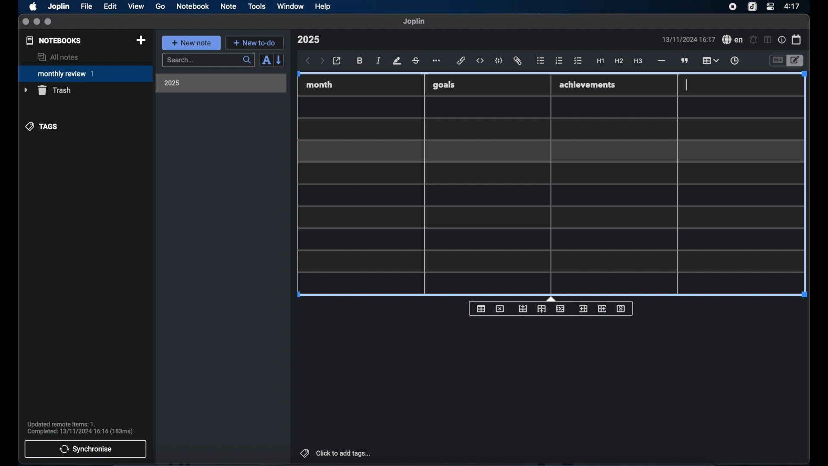  I want to click on note properties, so click(782, 40).